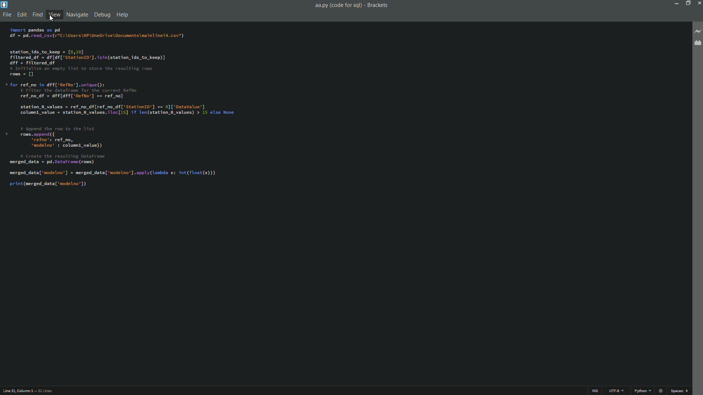 This screenshot has height=395, width=703. I want to click on code, so click(123, 109).